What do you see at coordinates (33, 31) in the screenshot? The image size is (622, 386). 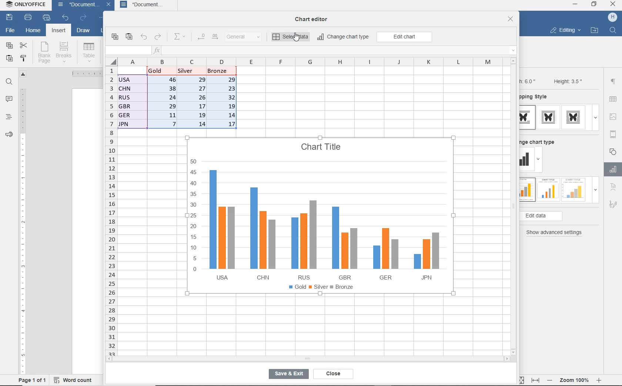 I see `home` at bounding box center [33, 31].